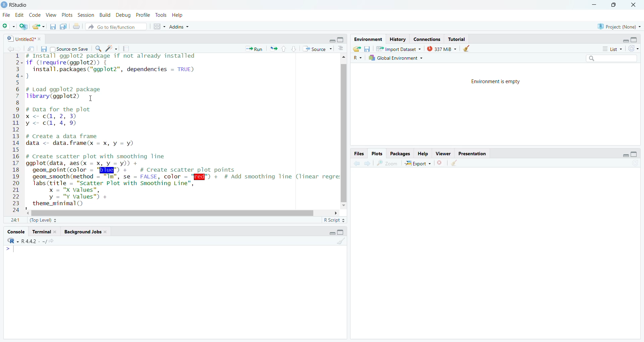 The image size is (644, 342). What do you see at coordinates (427, 39) in the screenshot?
I see `Connections` at bounding box center [427, 39].